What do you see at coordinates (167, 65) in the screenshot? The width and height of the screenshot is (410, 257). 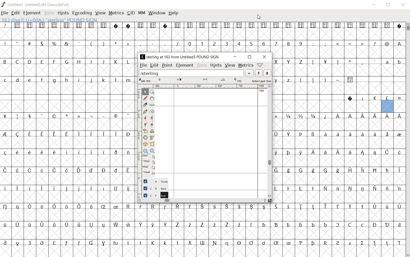 I see `point` at bounding box center [167, 65].